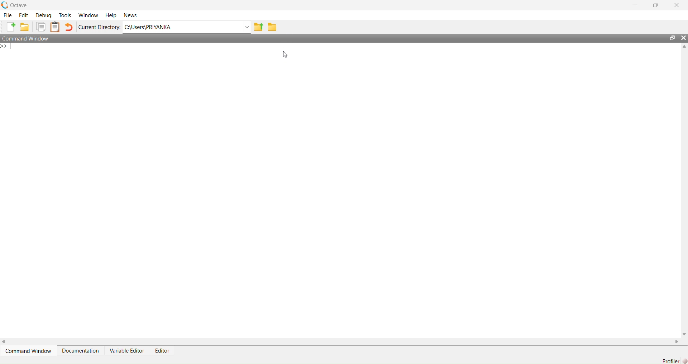 The width and height of the screenshot is (688, 364). I want to click on Help, so click(110, 16).